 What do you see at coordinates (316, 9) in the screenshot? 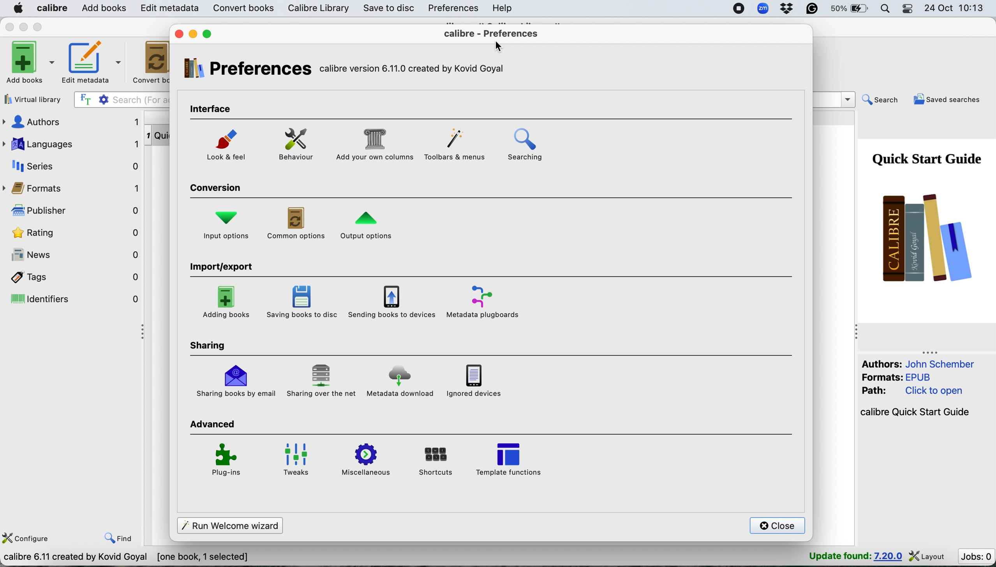
I see `calibre library` at bounding box center [316, 9].